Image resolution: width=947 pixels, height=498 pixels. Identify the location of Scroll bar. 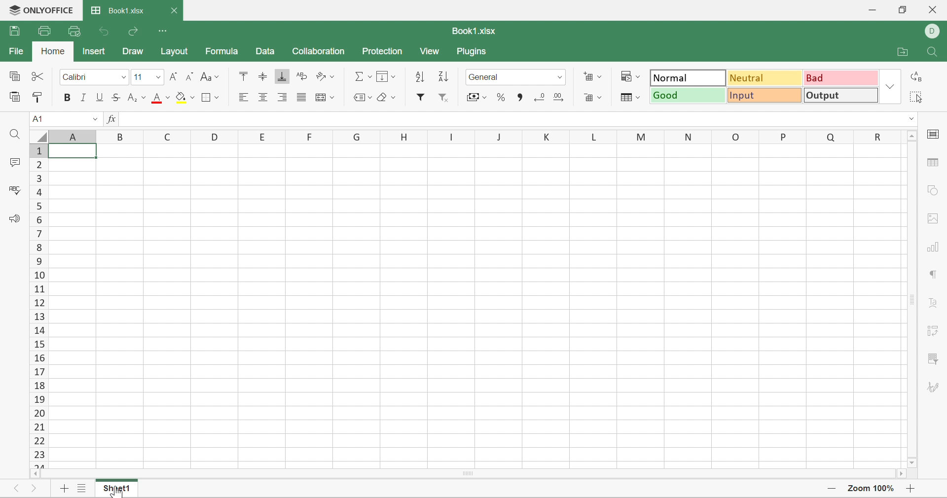
(912, 299).